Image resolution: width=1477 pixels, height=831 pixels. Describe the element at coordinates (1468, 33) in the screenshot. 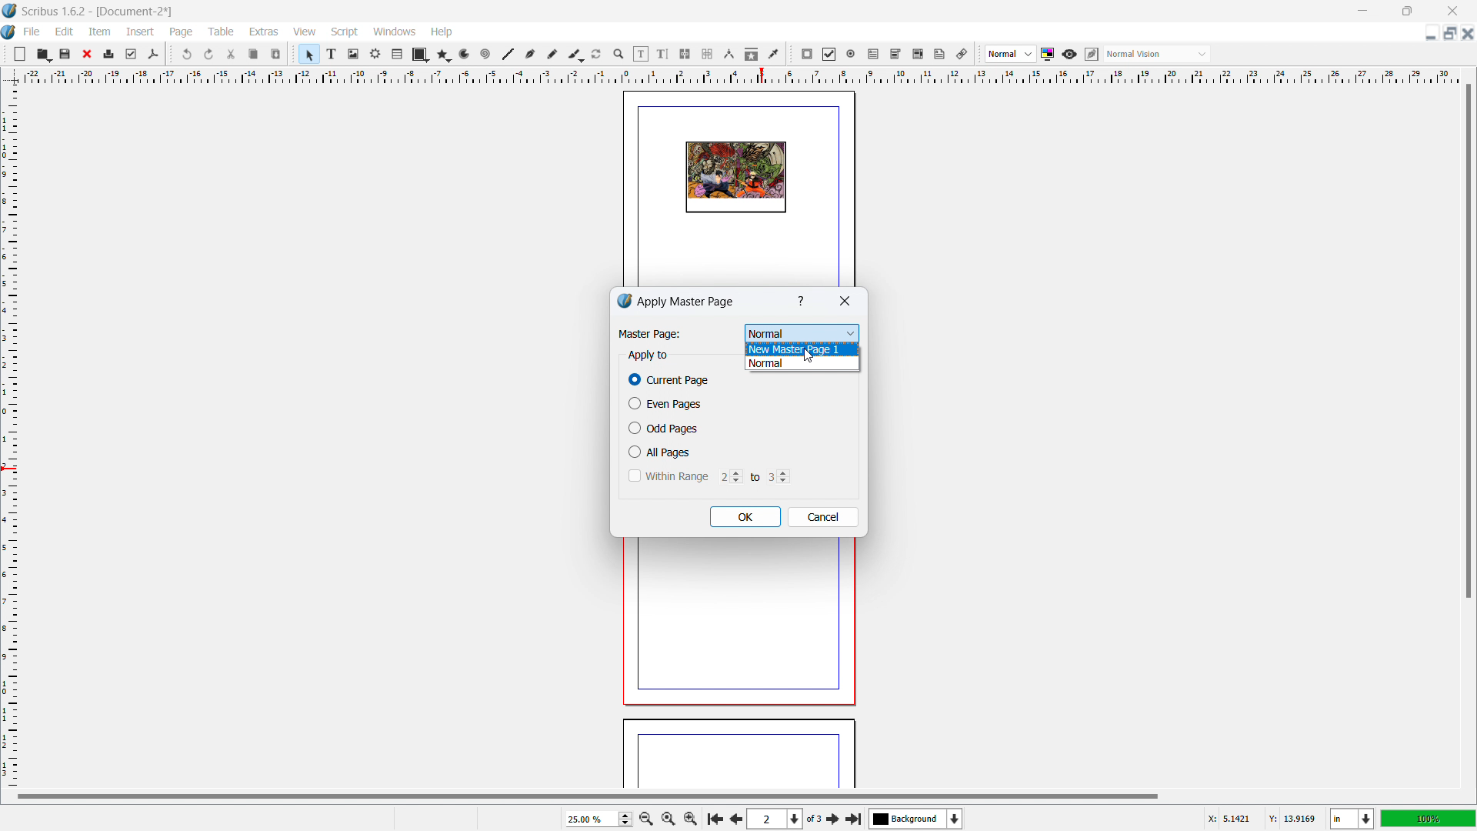

I see `close document` at that location.